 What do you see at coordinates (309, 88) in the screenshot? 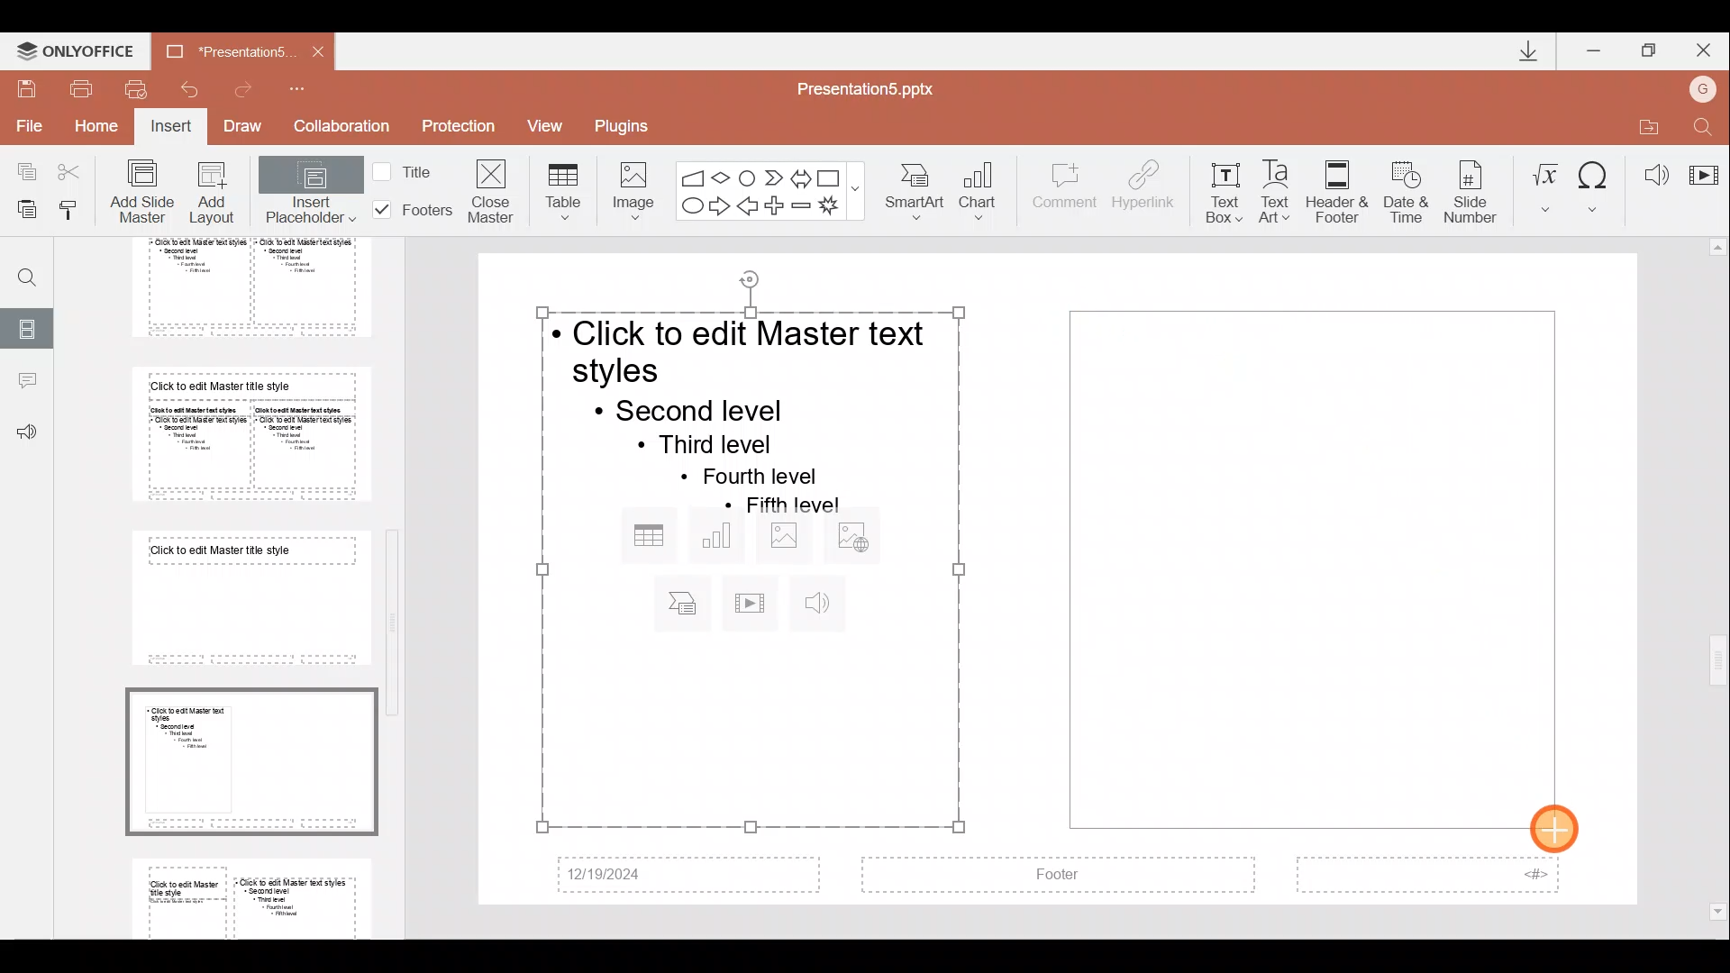
I see `Customize quick access toolbar` at bounding box center [309, 88].